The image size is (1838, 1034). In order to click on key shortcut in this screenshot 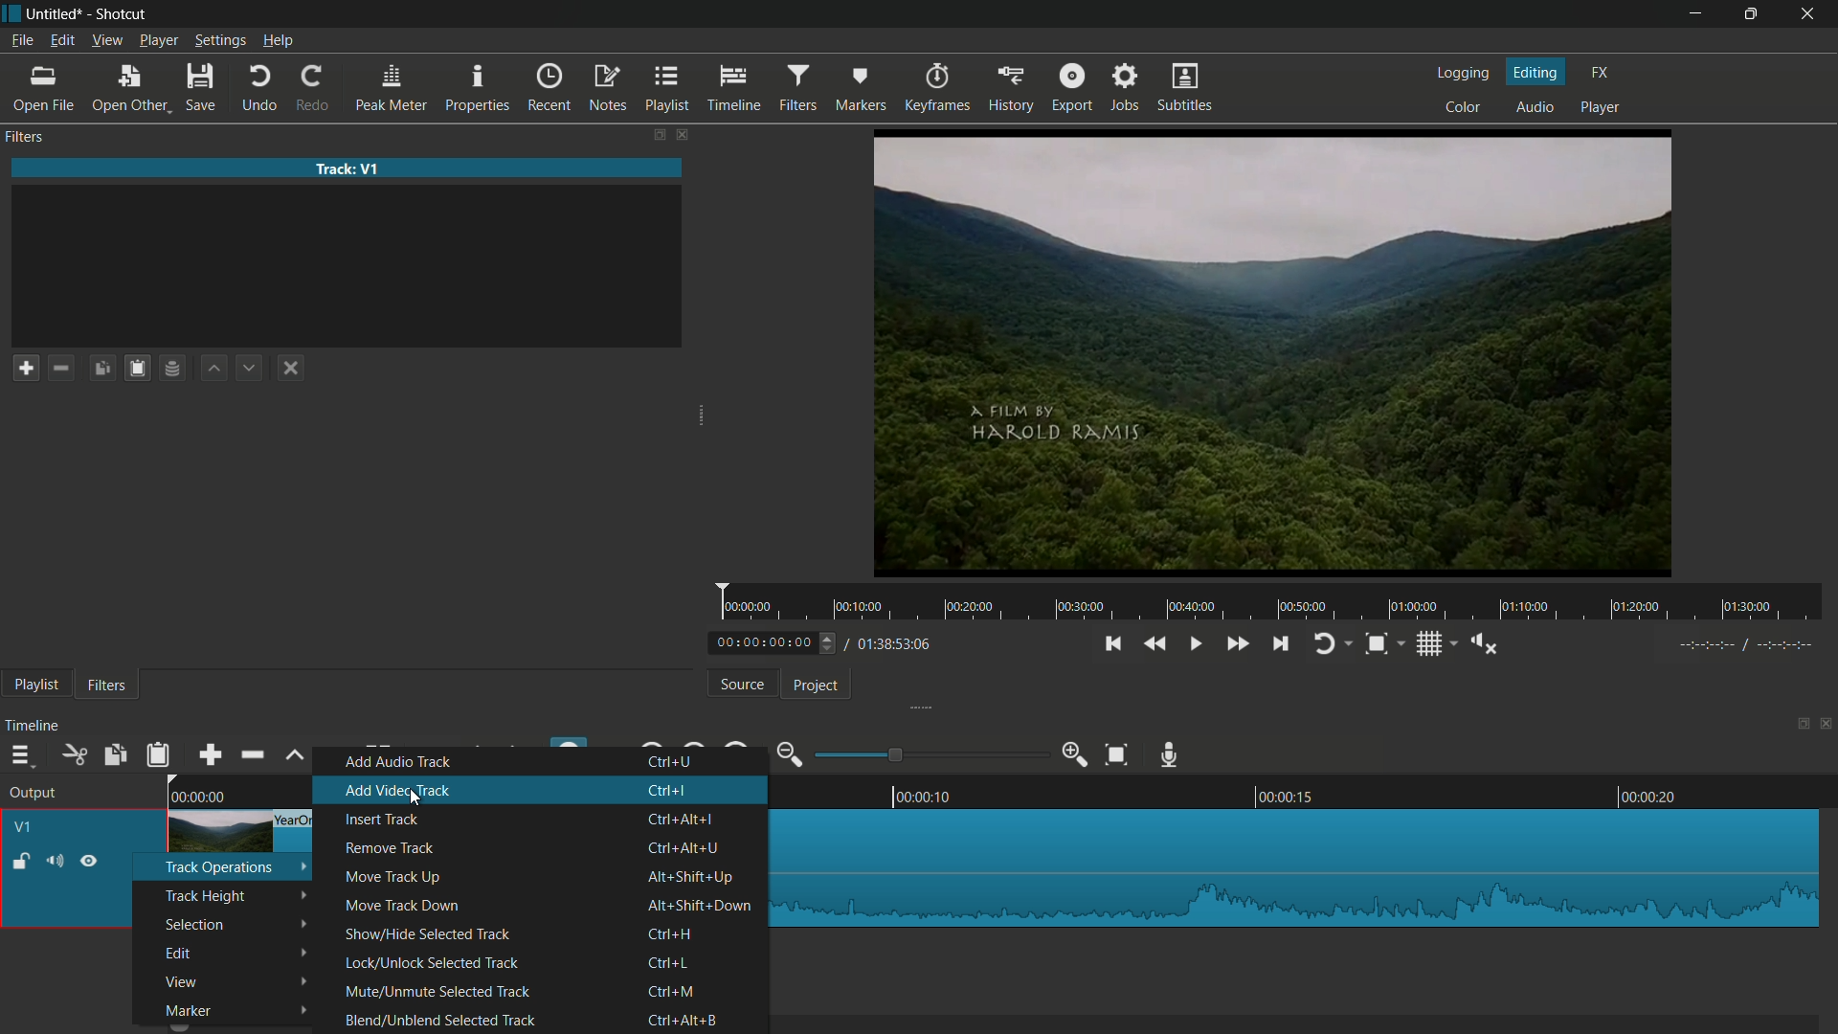, I will do `click(703, 908)`.